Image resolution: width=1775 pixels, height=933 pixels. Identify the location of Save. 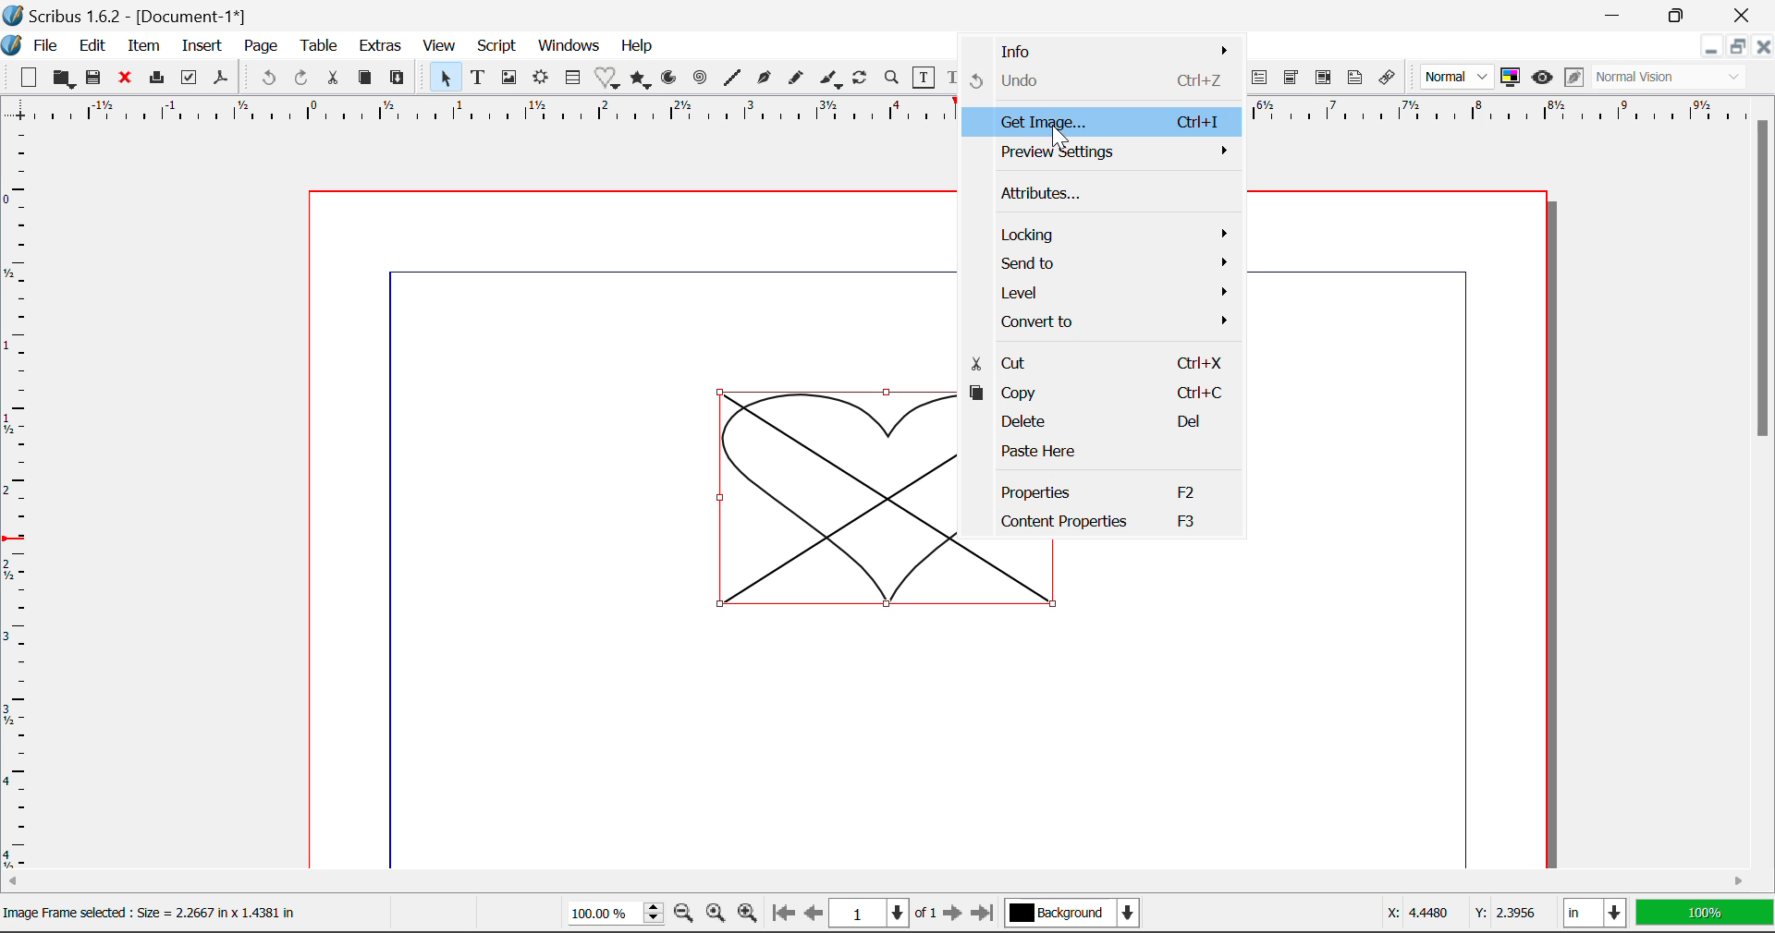
(99, 80).